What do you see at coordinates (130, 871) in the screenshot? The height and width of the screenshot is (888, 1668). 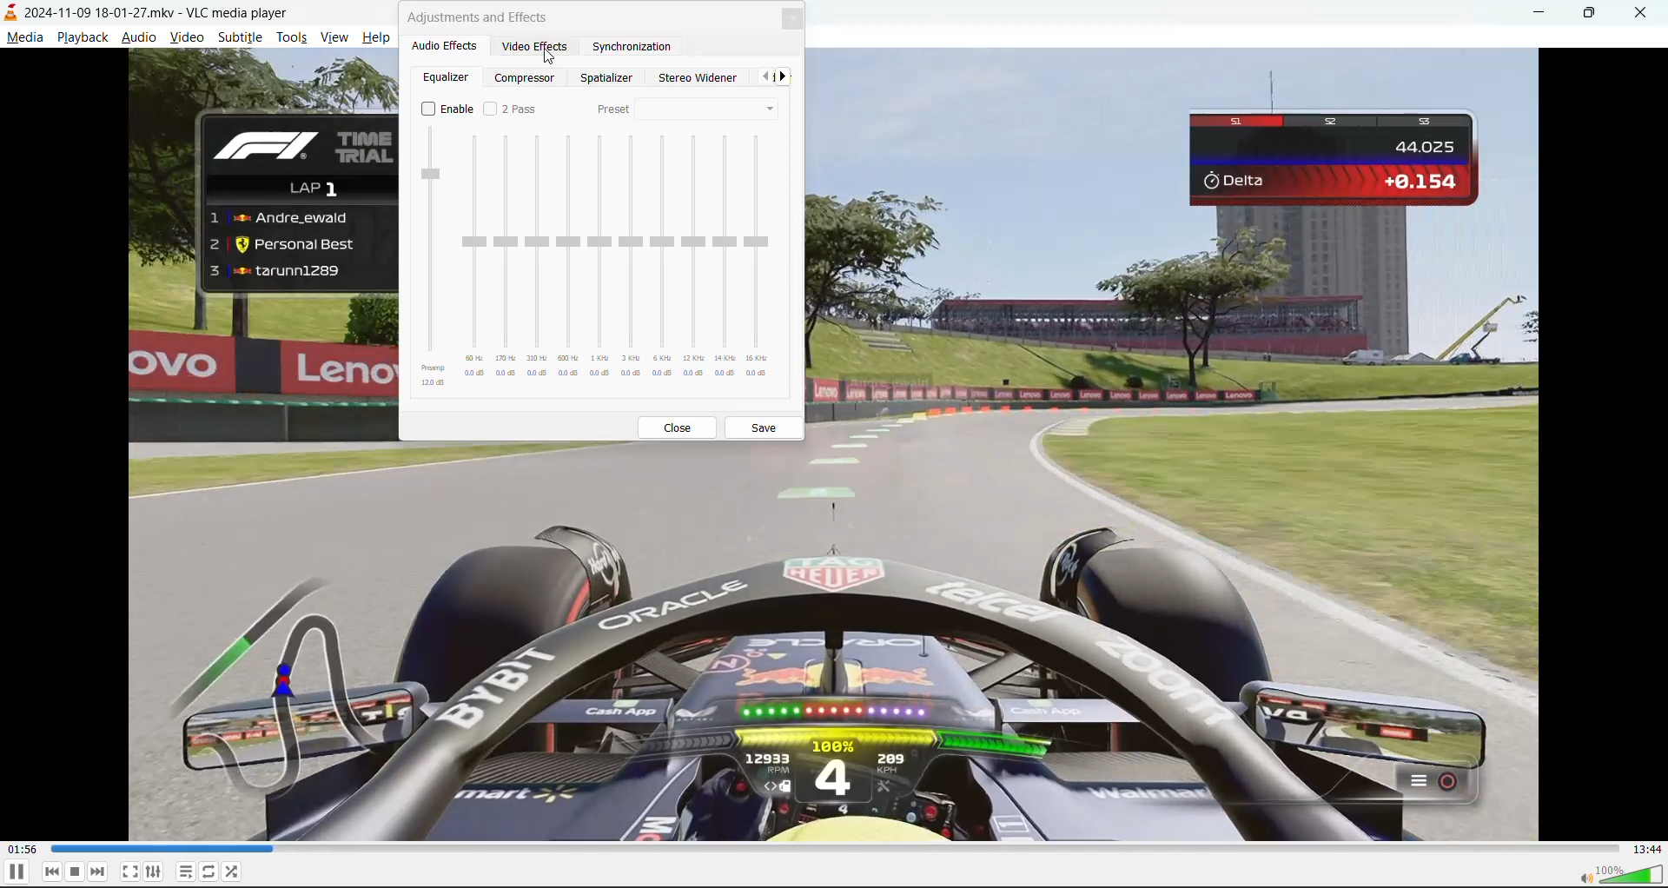 I see `fullscreen` at bounding box center [130, 871].